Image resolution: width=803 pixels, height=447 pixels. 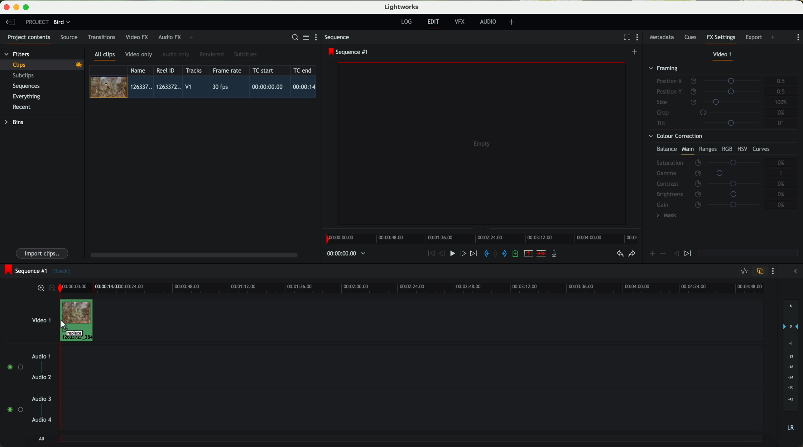 I want to click on icon, so click(x=652, y=254).